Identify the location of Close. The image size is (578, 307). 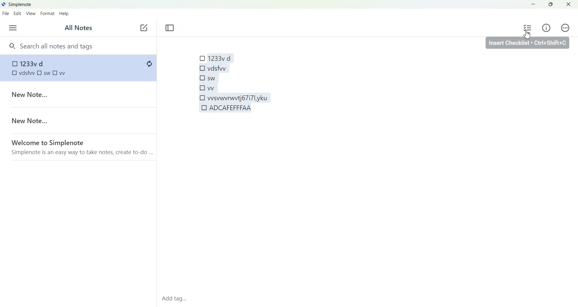
(568, 5).